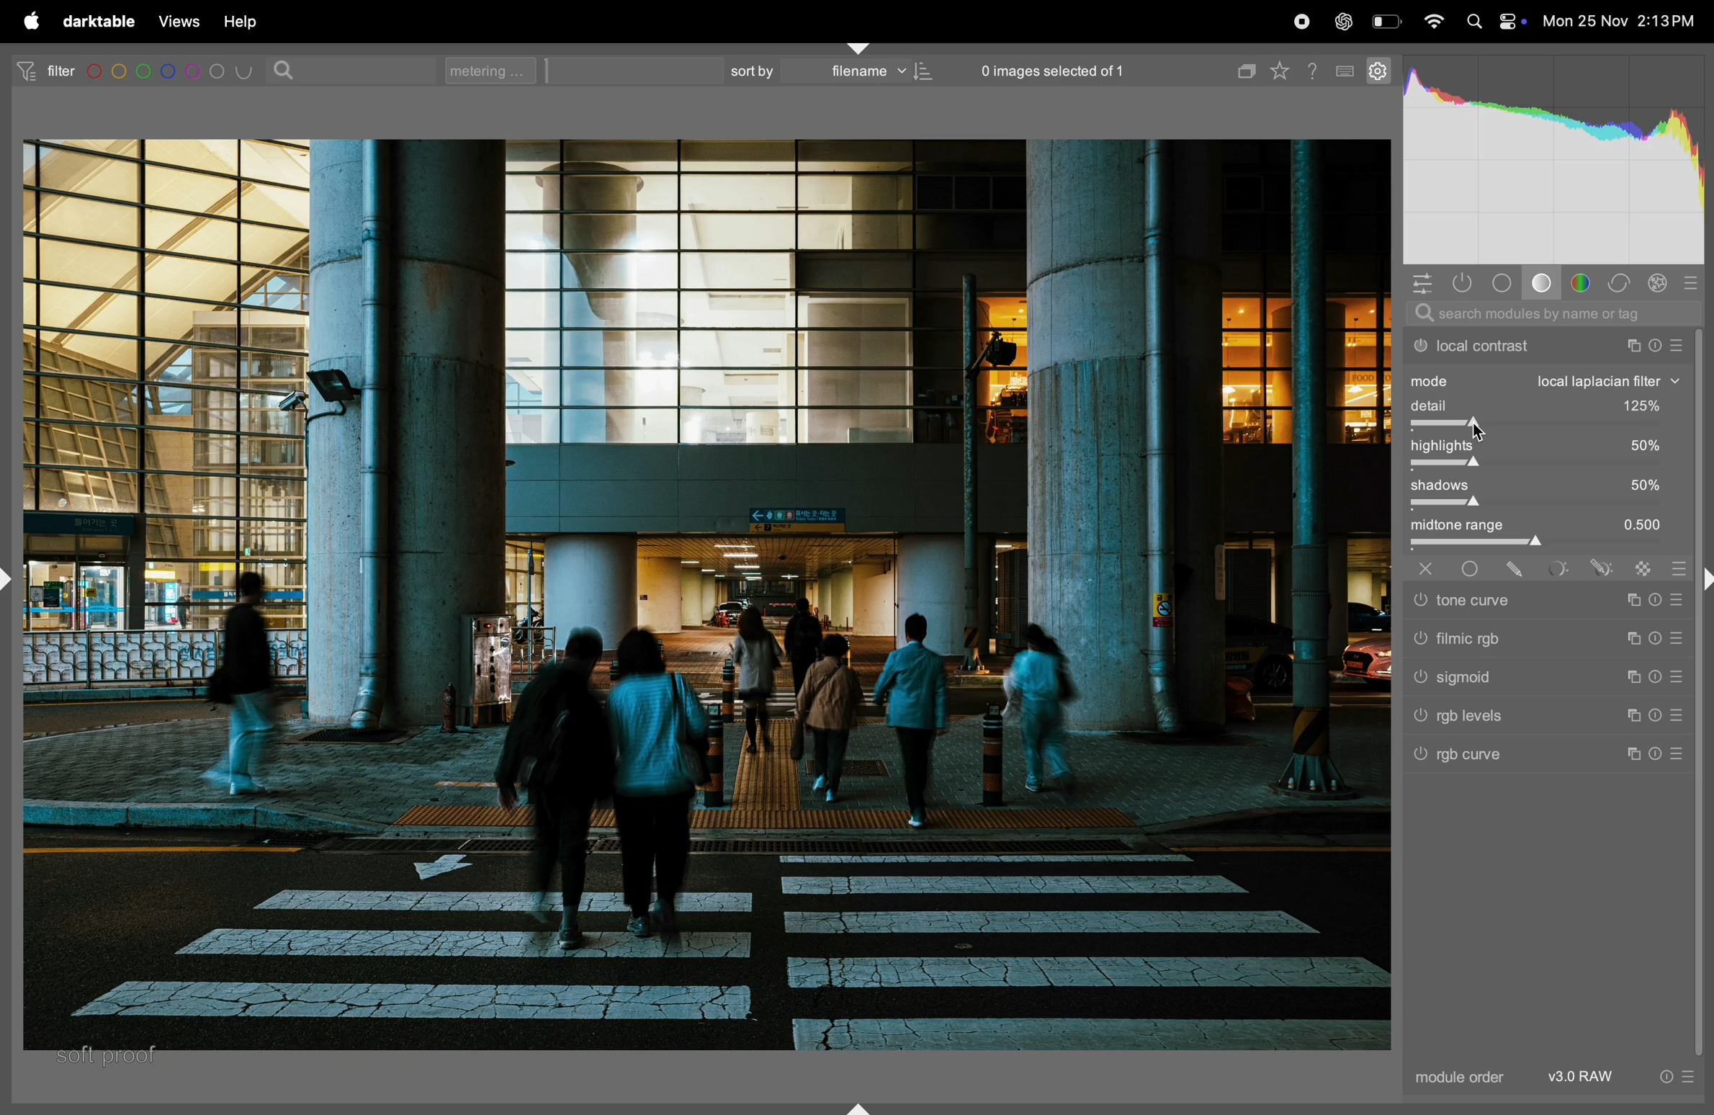 This screenshot has height=1115, width=1714. I want to click on preset, so click(1677, 599).